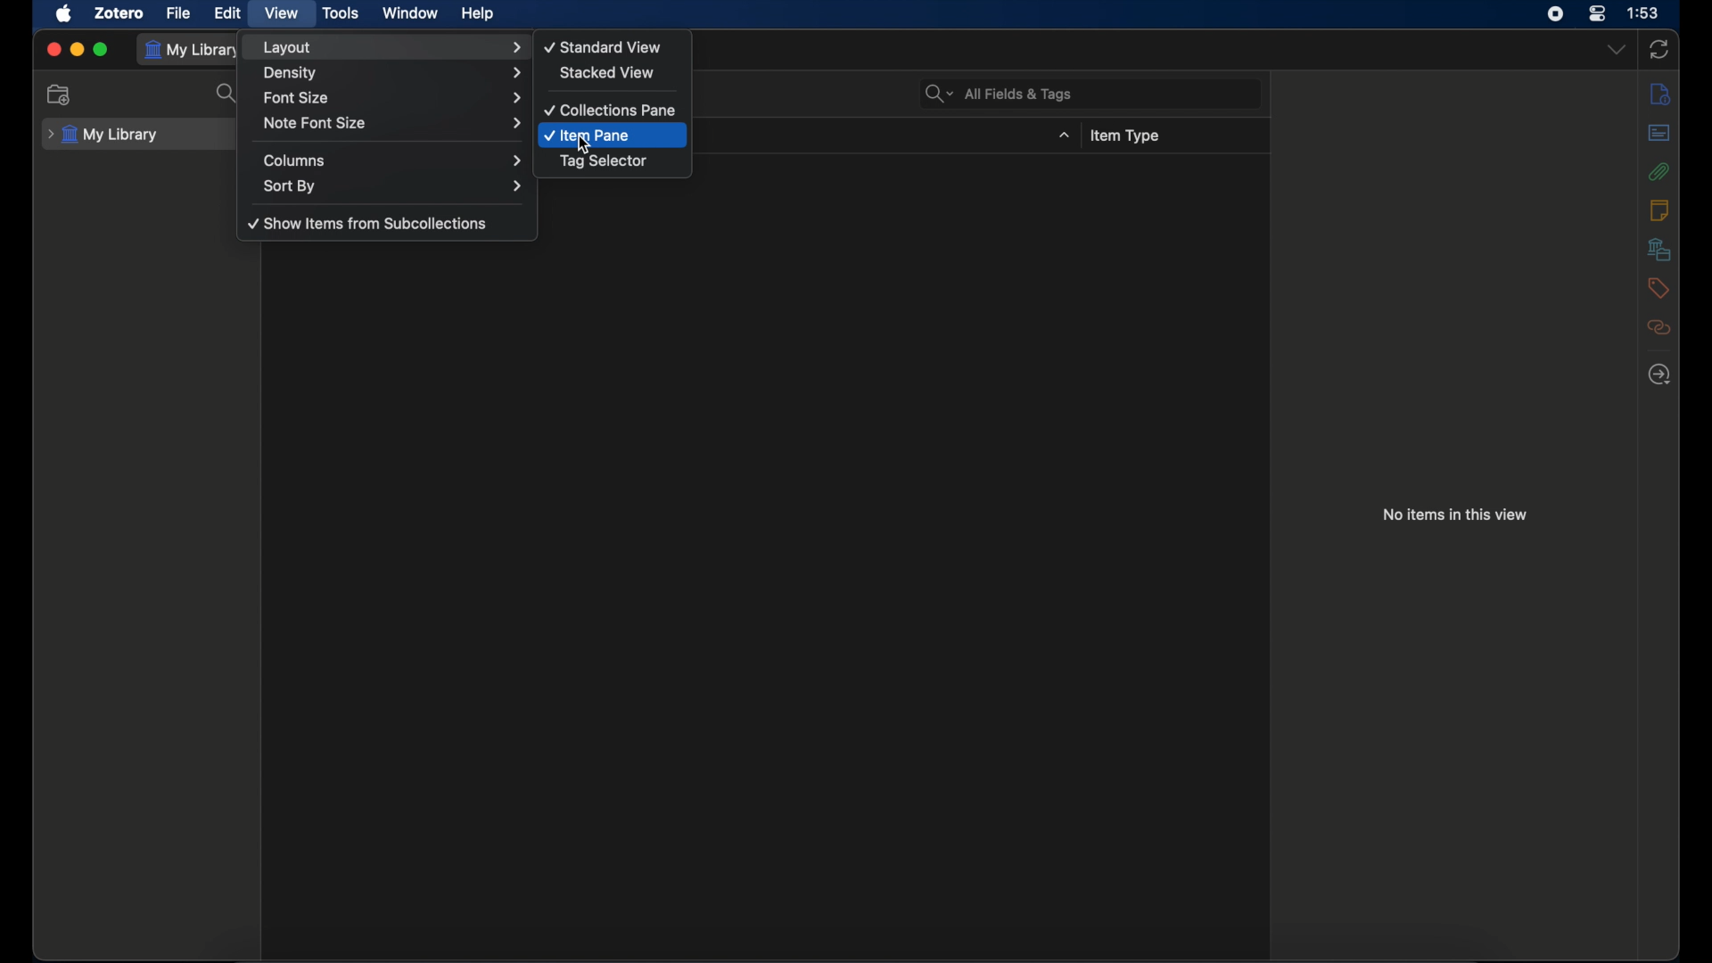 The width and height of the screenshot is (1712, 963). I want to click on zotero, so click(119, 13).